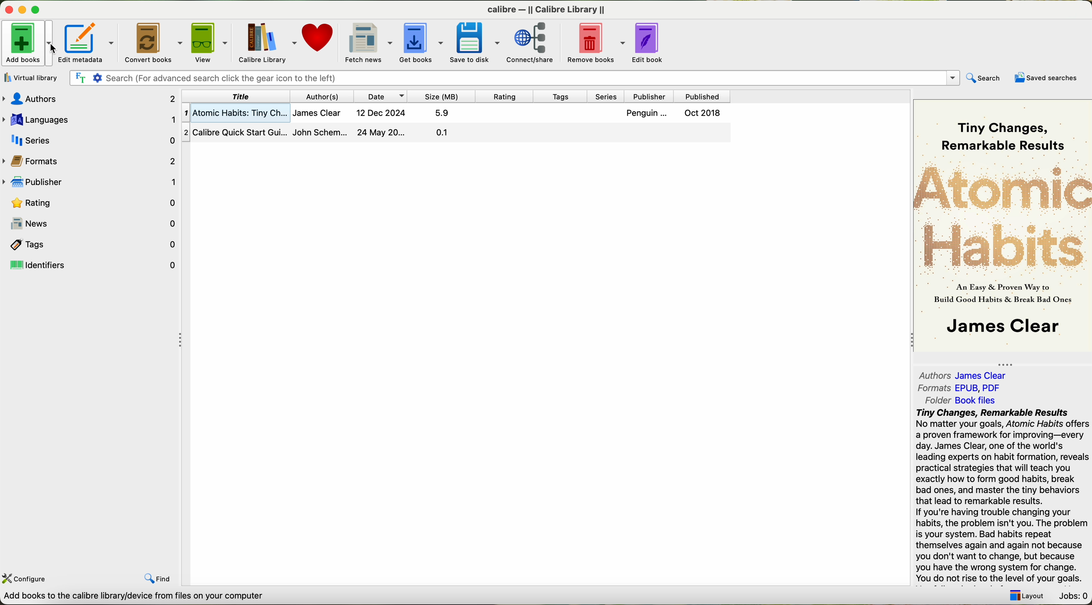  I want to click on size, so click(439, 96).